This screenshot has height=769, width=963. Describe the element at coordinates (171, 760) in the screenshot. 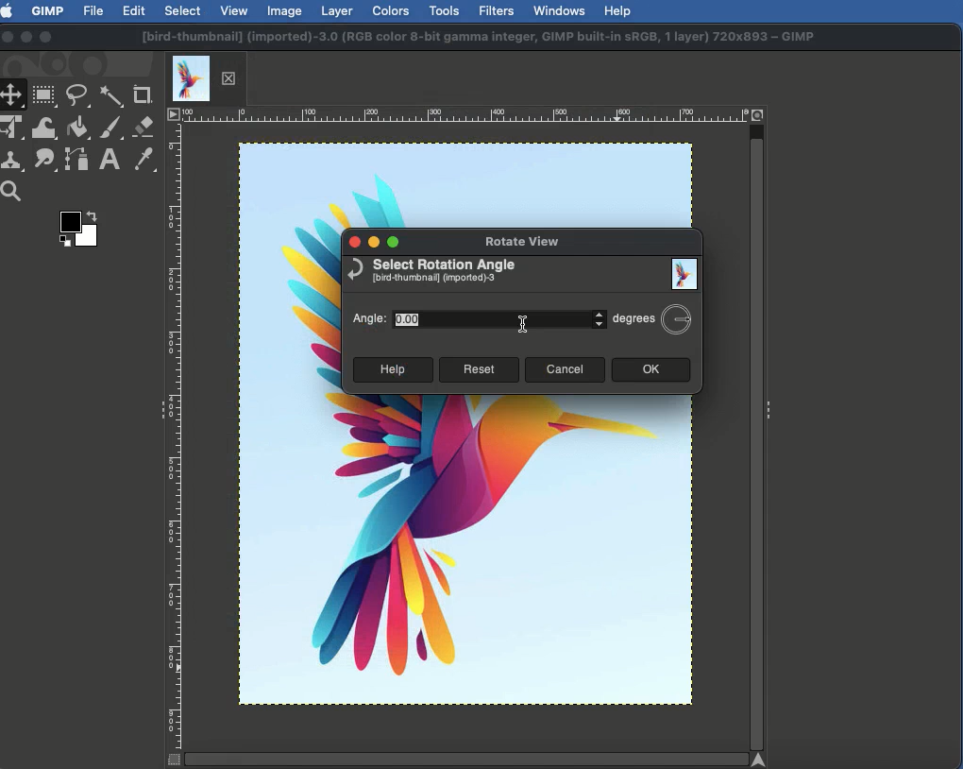

I see `Quick view mask on/off` at that location.